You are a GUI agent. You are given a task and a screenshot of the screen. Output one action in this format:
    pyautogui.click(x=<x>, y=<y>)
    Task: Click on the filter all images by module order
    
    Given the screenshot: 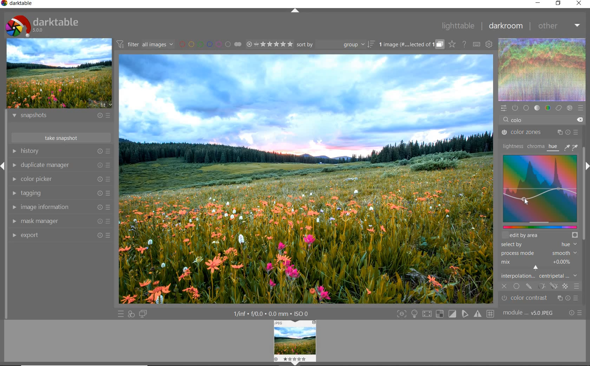 What is the action you would take?
    pyautogui.click(x=144, y=45)
    